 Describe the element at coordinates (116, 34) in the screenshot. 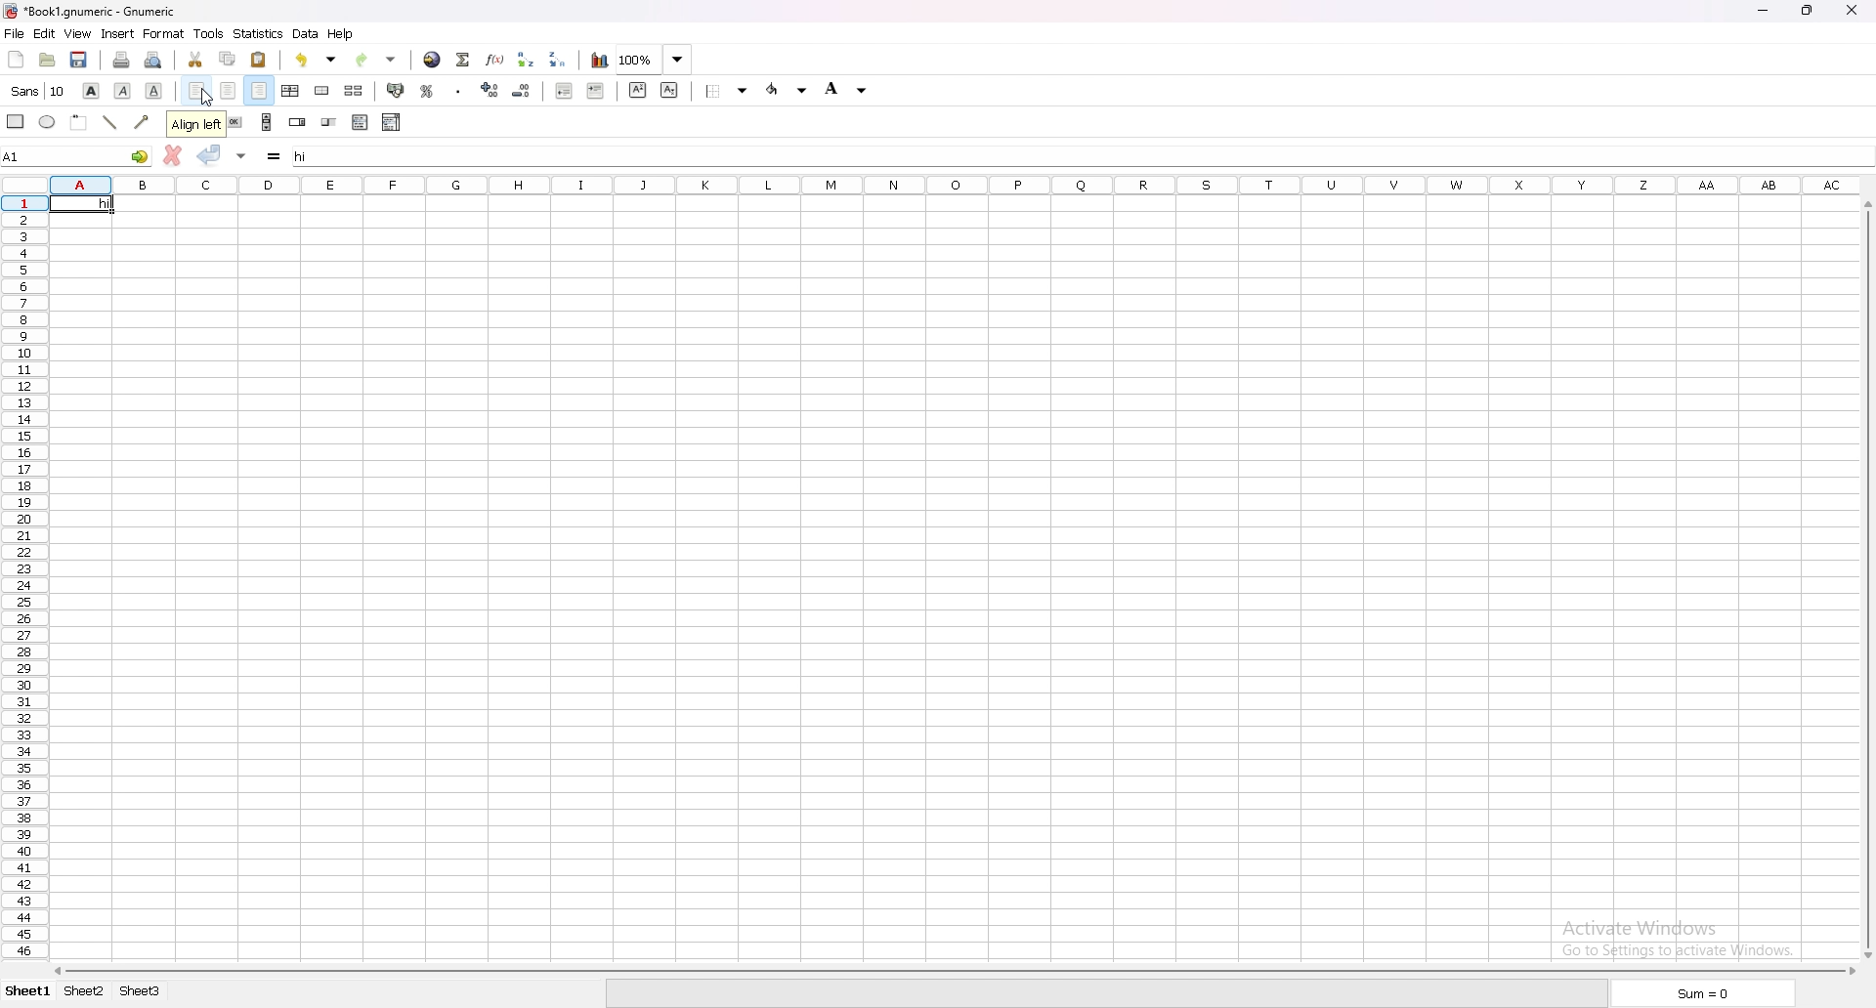

I see `insert` at that location.